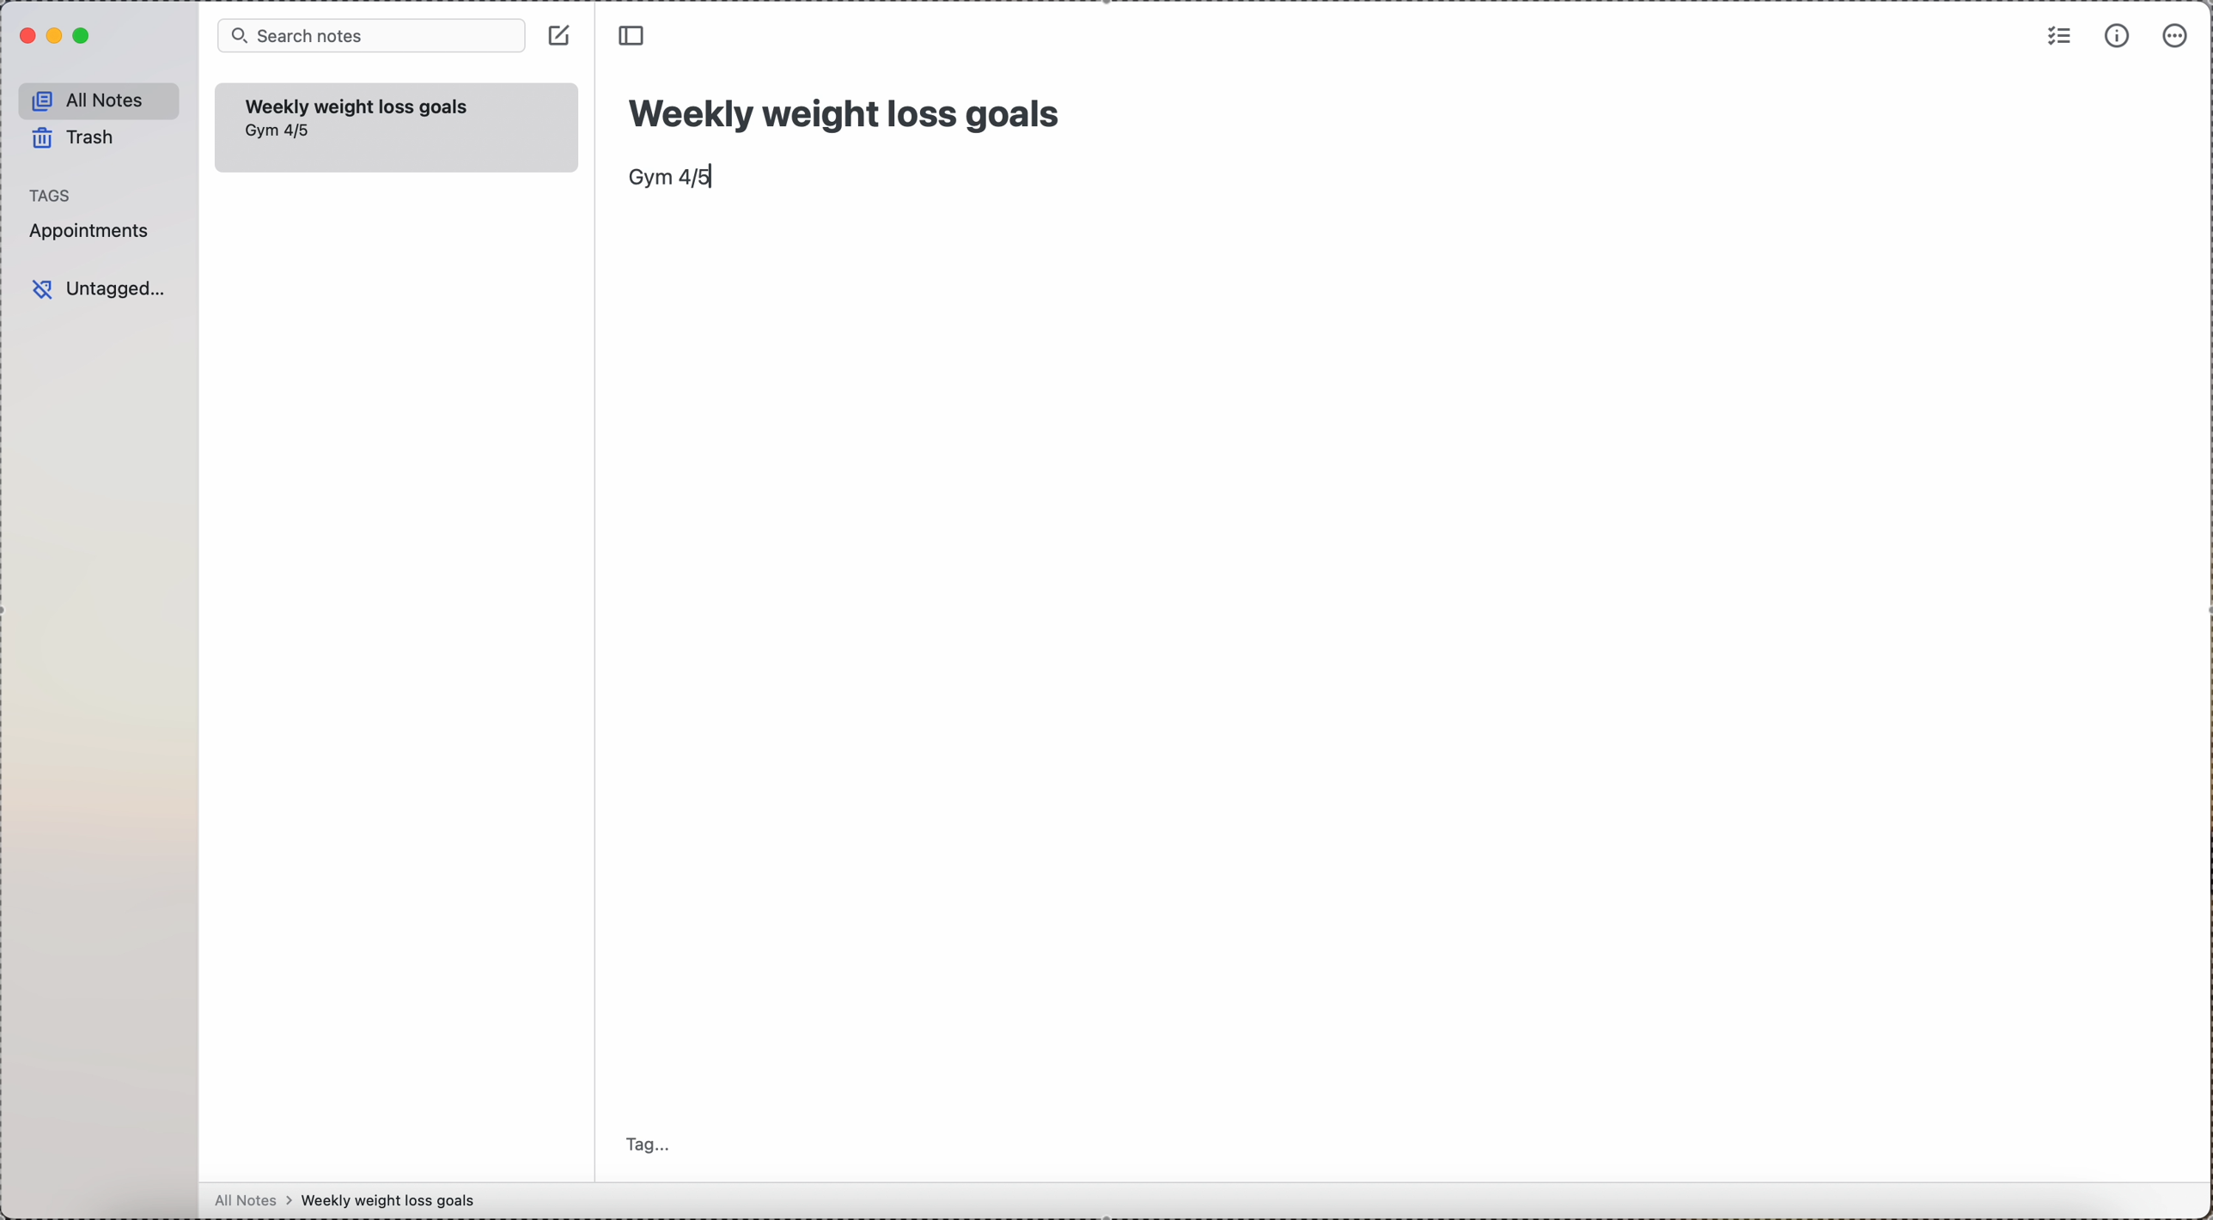  What do you see at coordinates (372, 36) in the screenshot?
I see `search bar` at bounding box center [372, 36].